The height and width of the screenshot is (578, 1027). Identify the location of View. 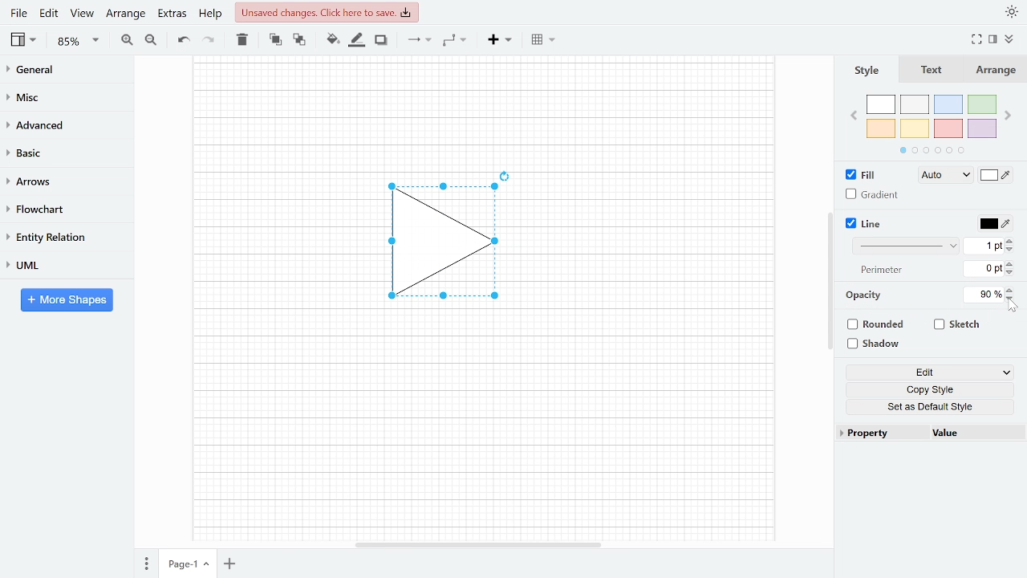
(82, 13).